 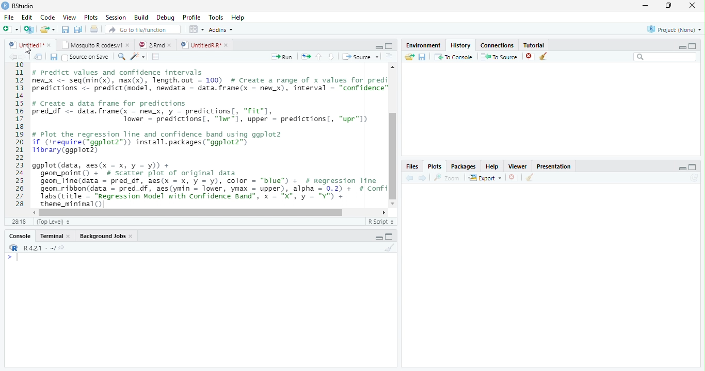 I want to click on Back, so click(x=407, y=178).